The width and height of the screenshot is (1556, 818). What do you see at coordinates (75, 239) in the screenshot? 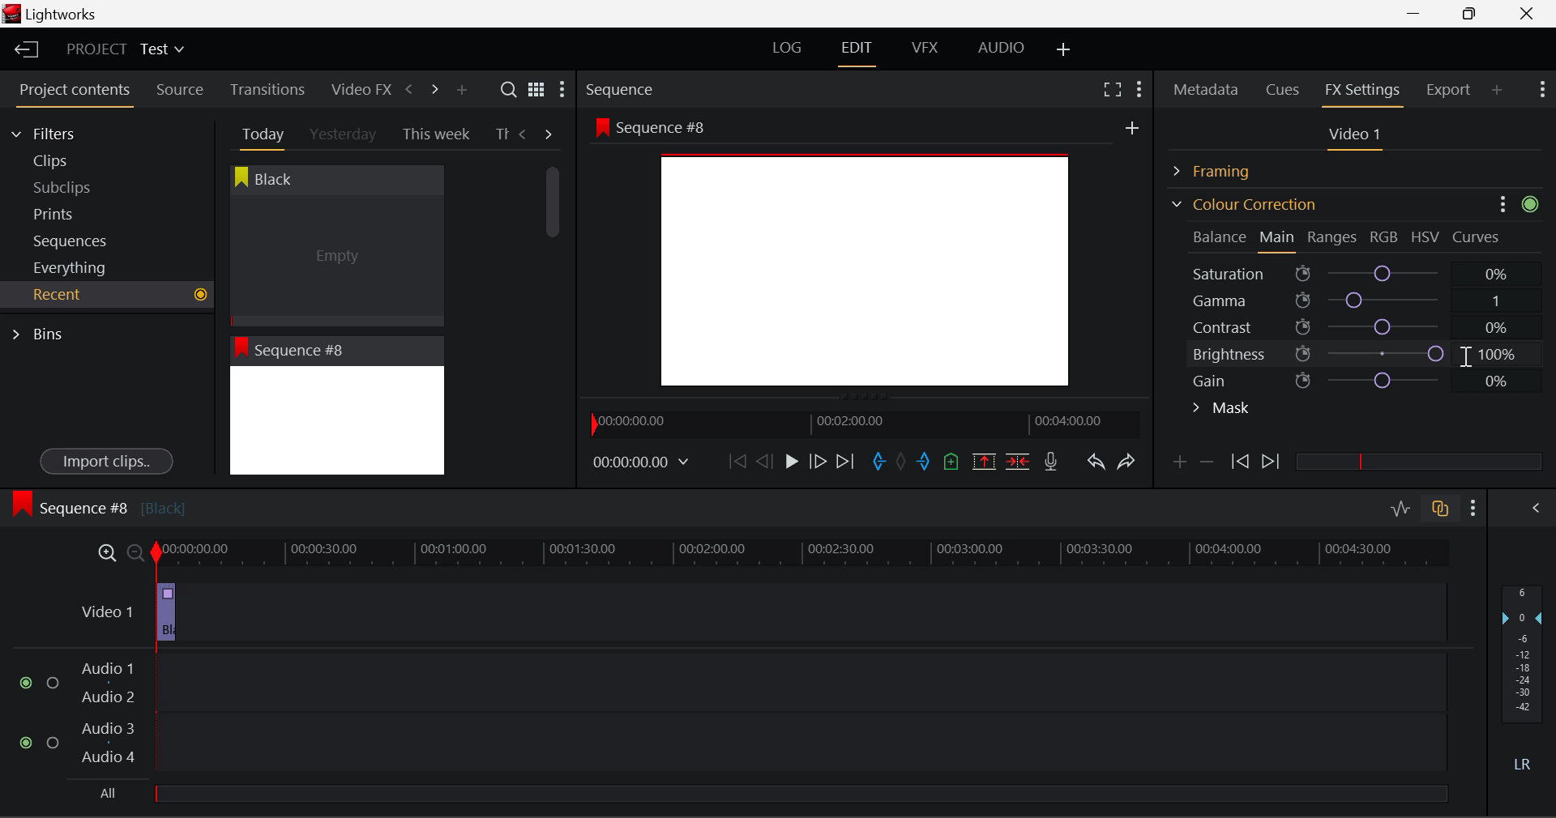
I see `Sequences` at bounding box center [75, 239].